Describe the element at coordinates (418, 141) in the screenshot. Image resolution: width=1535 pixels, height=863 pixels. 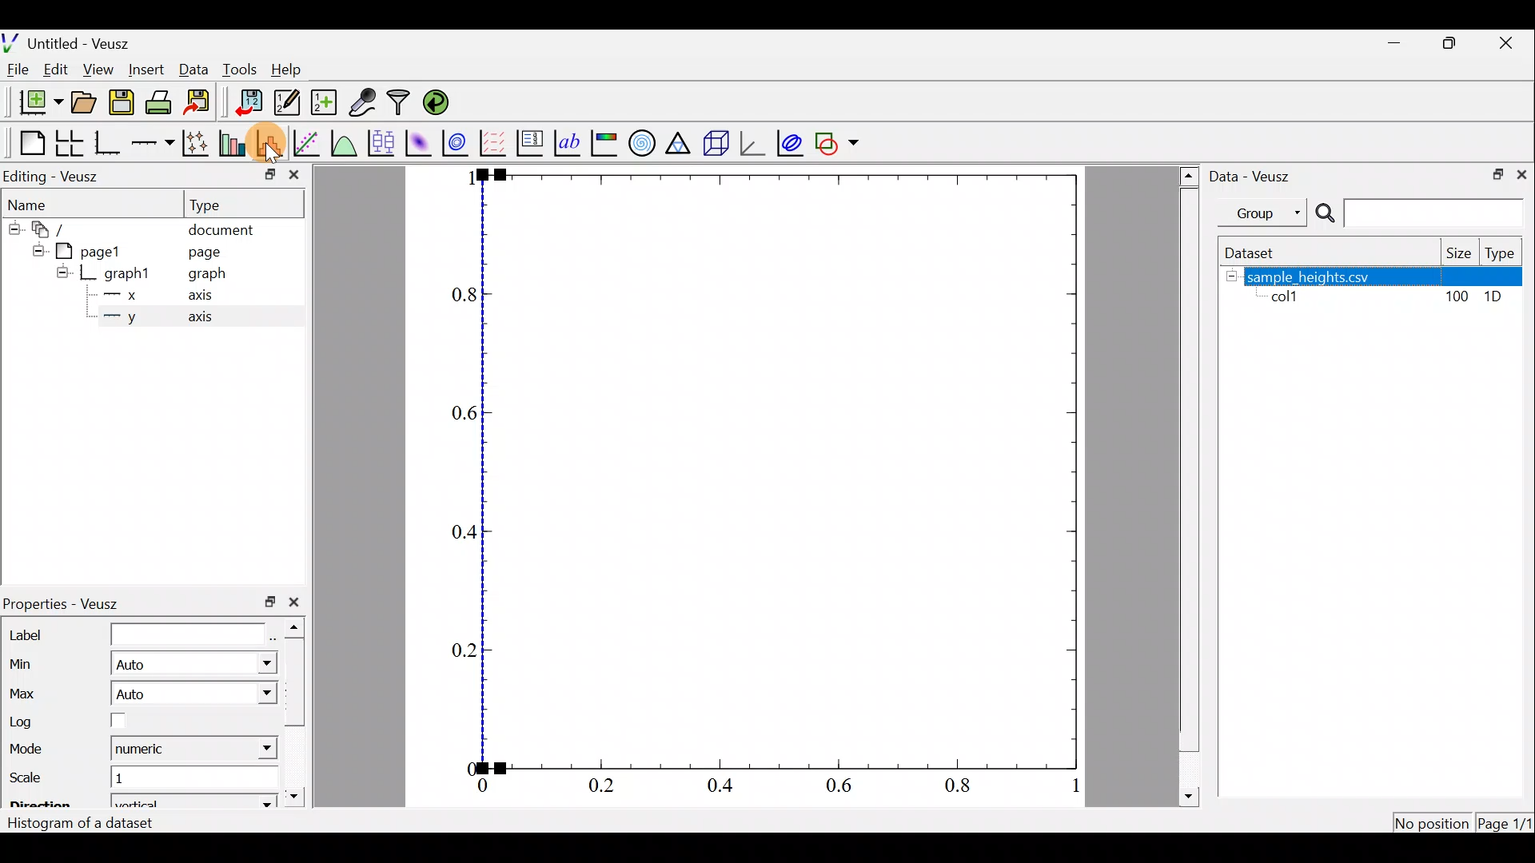
I see `plot a 2d dataset as an image` at that location.